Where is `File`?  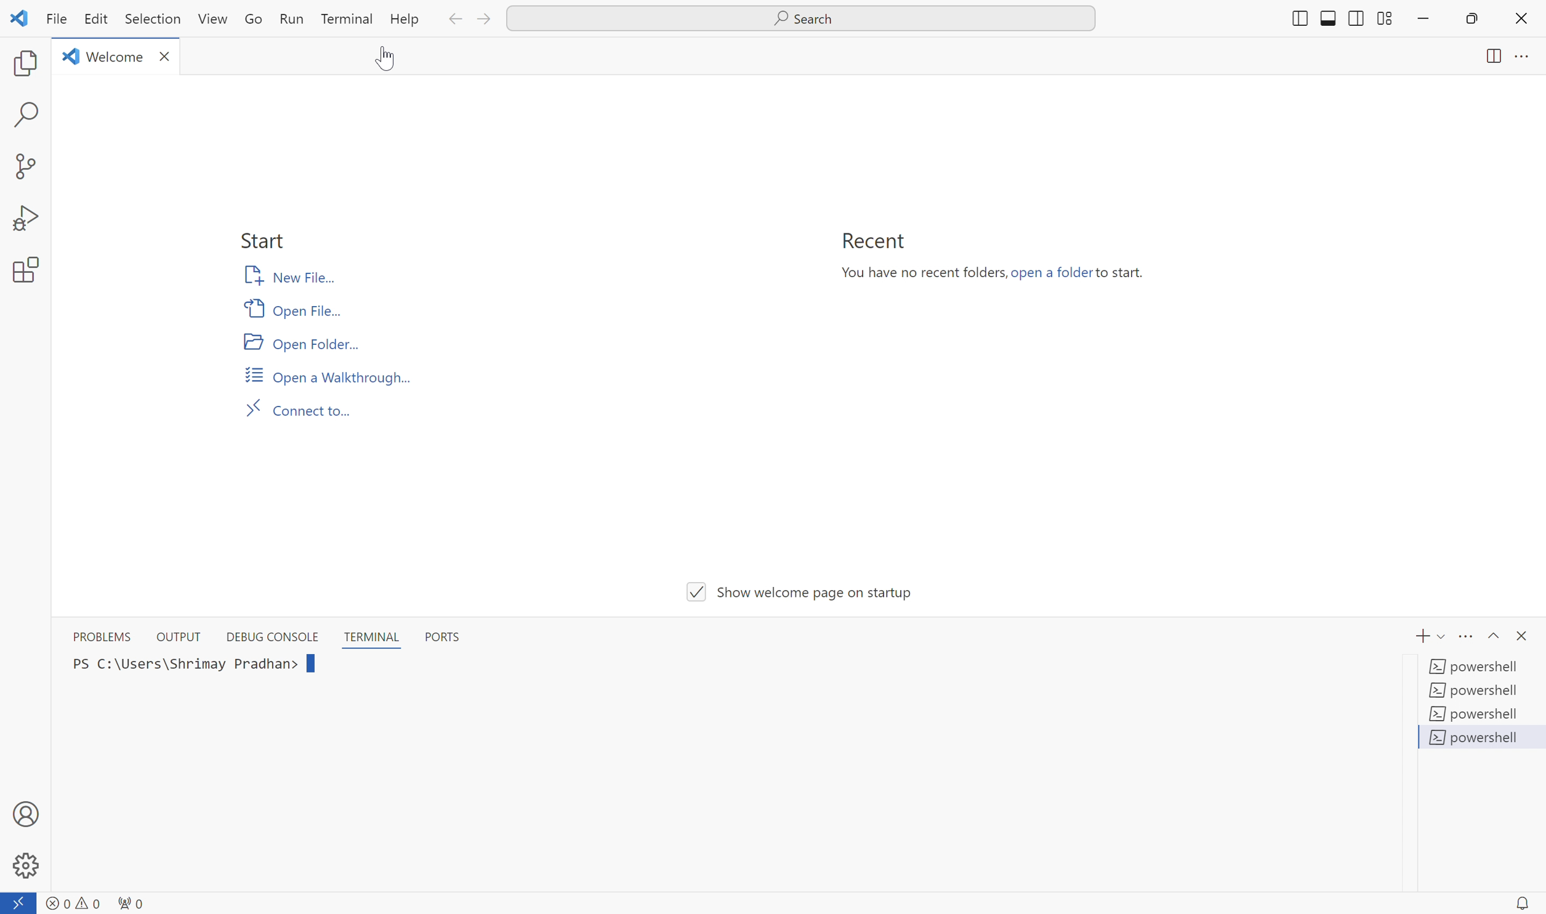
File is located at coordinates (53, 20).